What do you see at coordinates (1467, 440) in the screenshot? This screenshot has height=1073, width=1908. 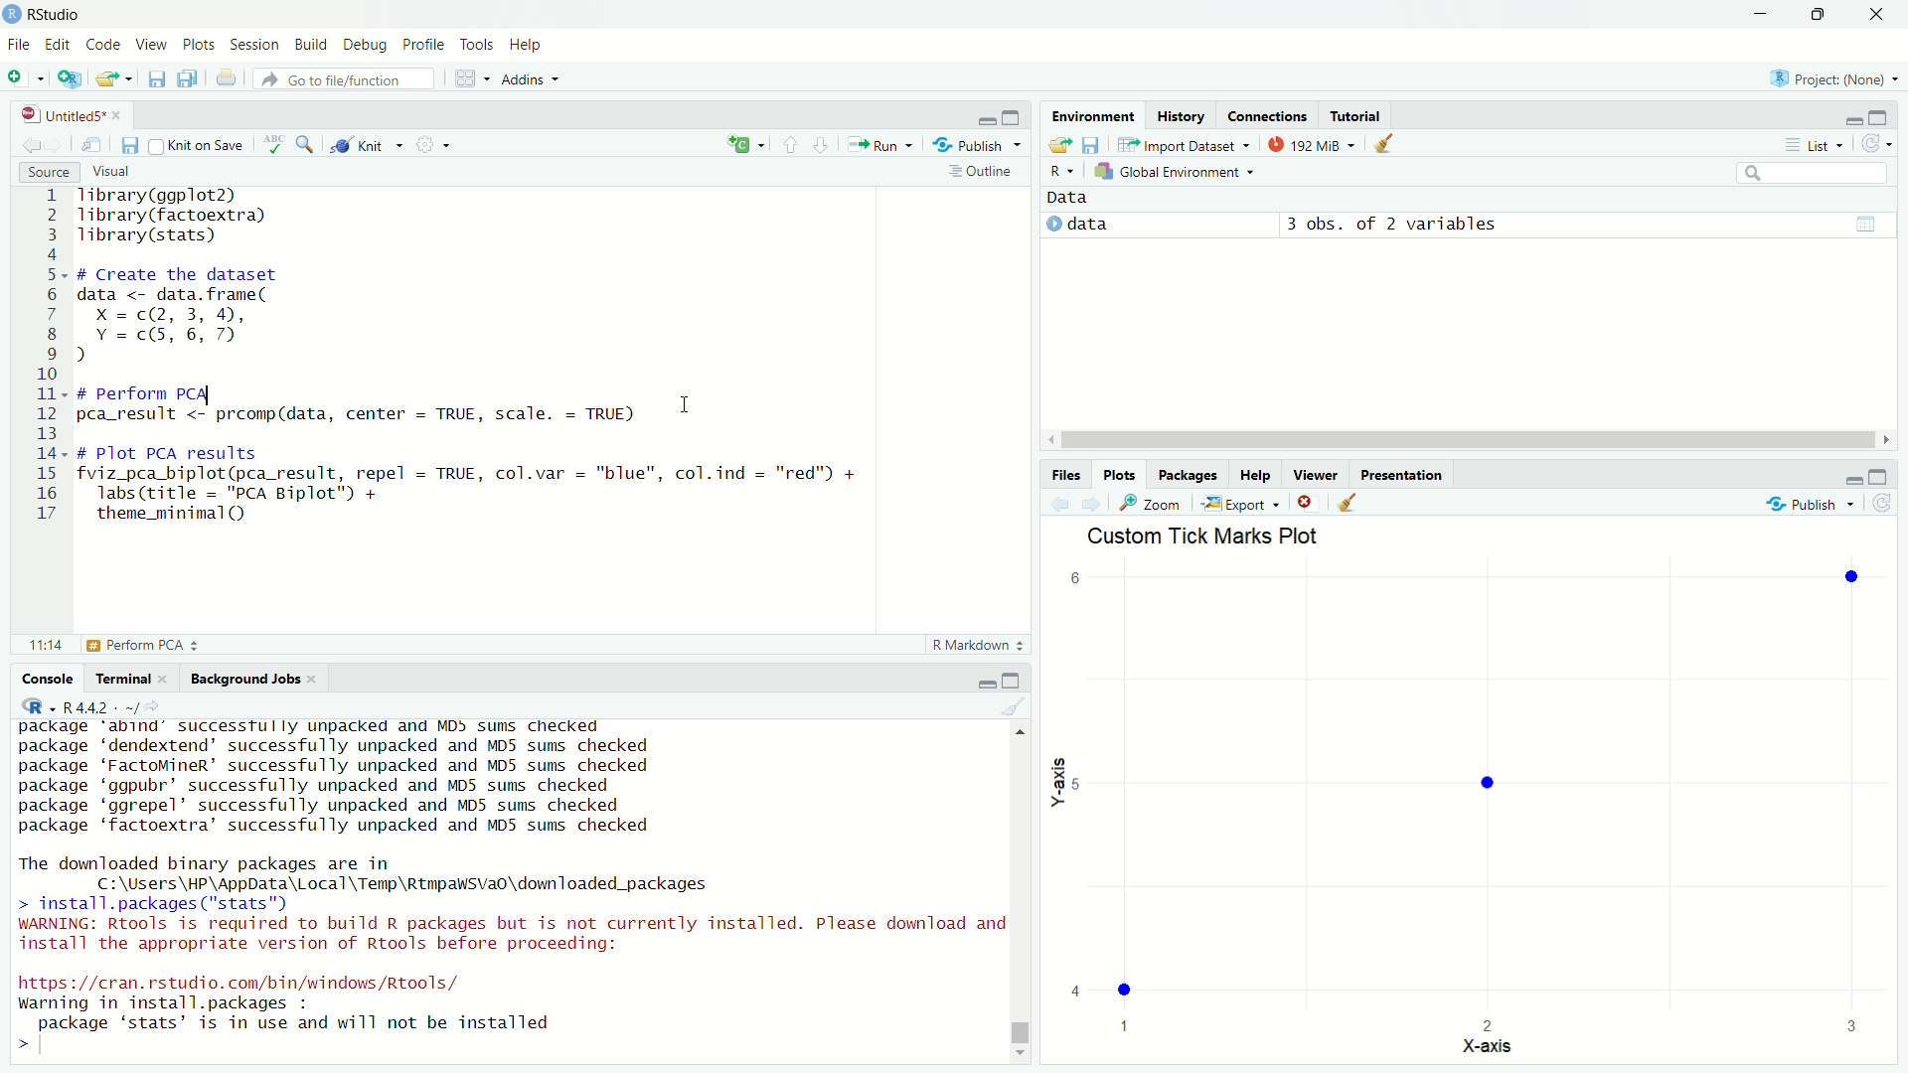 I see `horizontal scrollbar` at bounding box center [1467, 440].